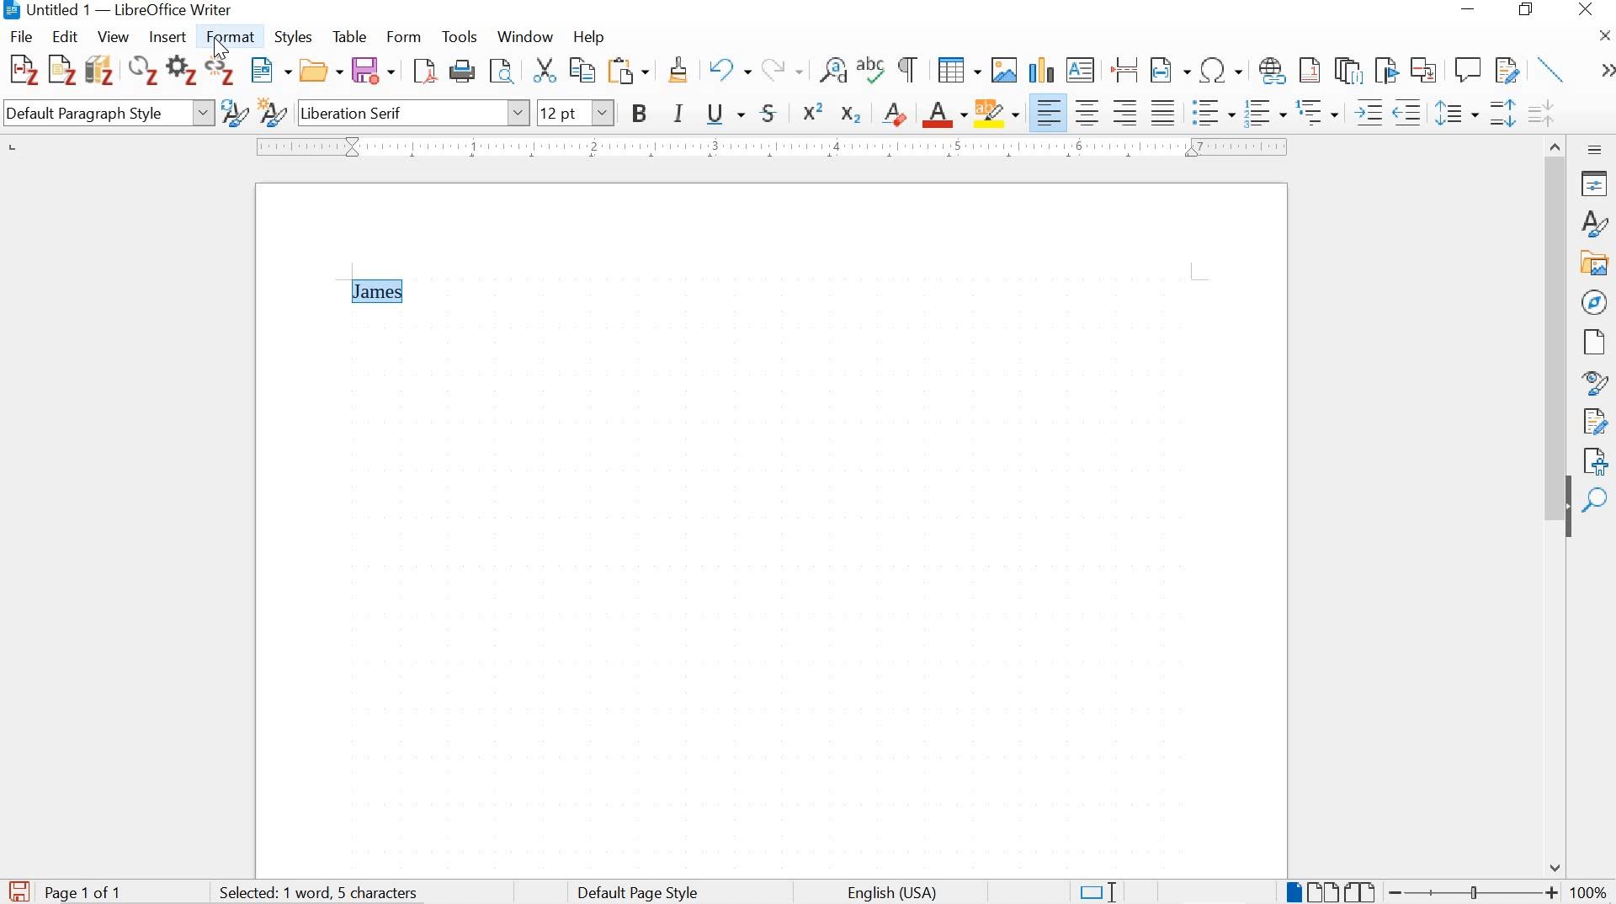  I want to click on 1 word and 5 character, so click(324, 893).